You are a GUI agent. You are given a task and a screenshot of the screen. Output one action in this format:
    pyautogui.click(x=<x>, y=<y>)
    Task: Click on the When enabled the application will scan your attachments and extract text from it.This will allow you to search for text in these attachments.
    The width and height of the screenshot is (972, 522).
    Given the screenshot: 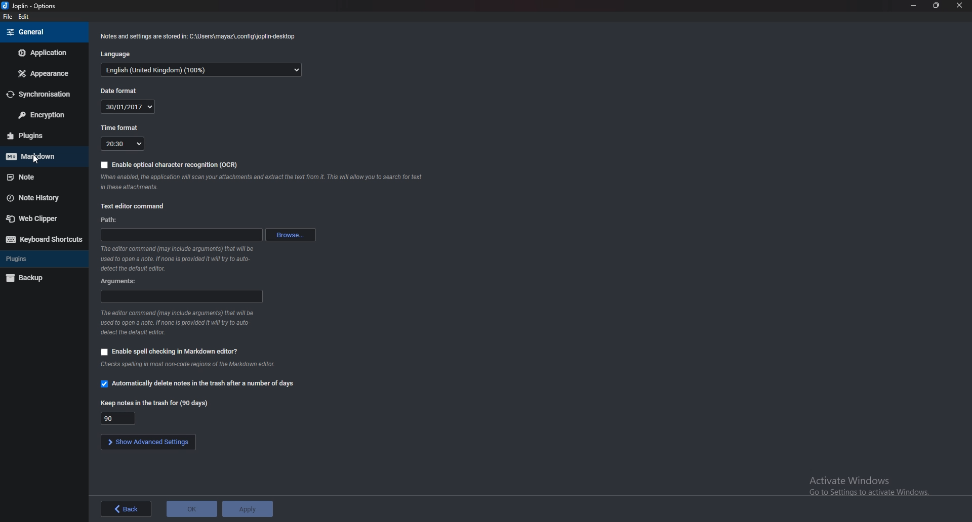 What is the action you would take?
    pyautogui.click(x=265, y=183)
    